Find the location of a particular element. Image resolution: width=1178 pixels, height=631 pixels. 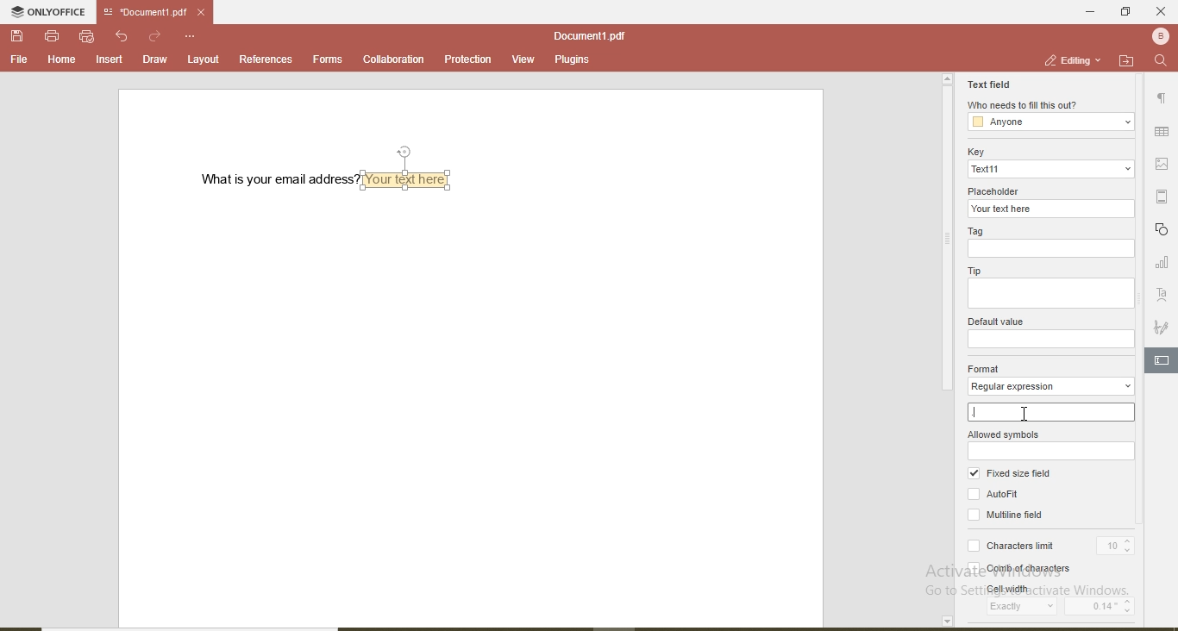

text field  is located at coordinates (989, 83).